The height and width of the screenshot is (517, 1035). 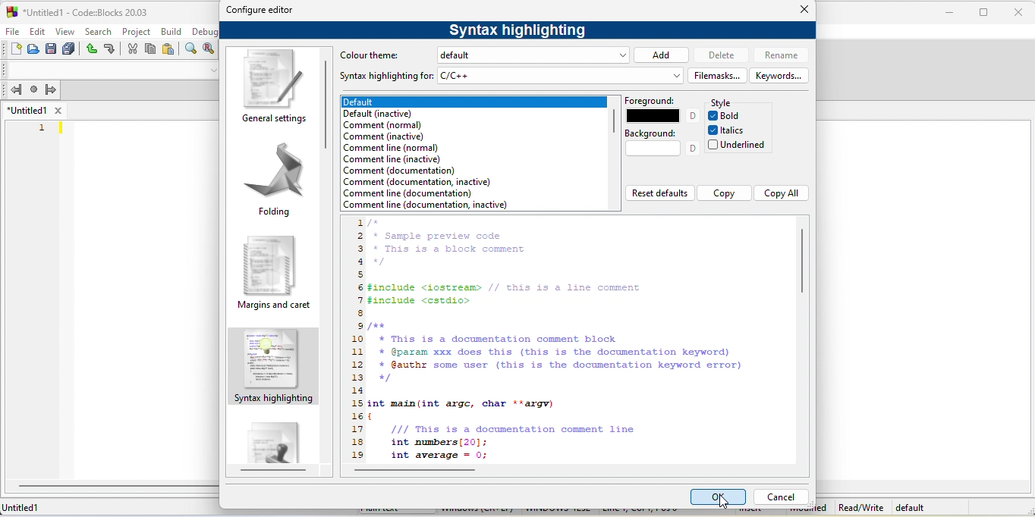 What do you see at coordinates (984, 13) in the screenshot?
I see `maximize` at bounding box center [984, 13].